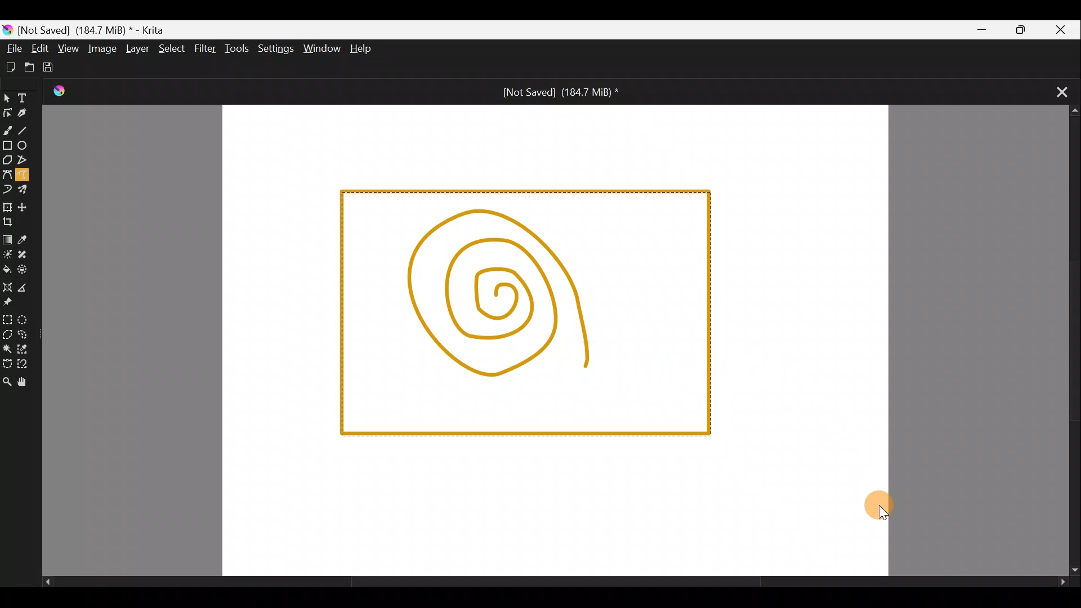  I want to click on Similar colour selection tool, so click(30, 349).